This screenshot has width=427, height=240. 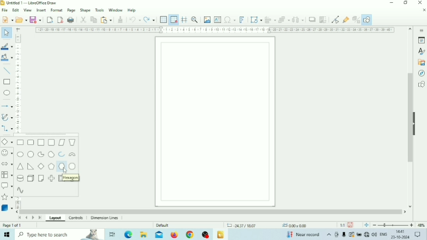 I want to click on Arc, so click(x=62, y=154).